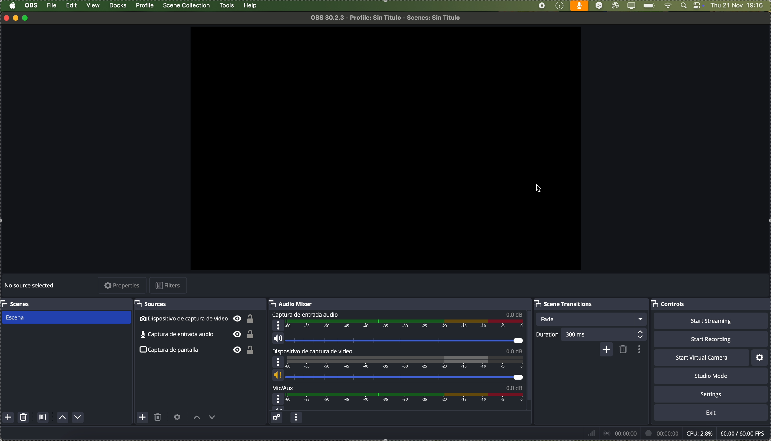  Describe the element at coordinates (177, 417) in the screenshot. I see `open source properties` at that location.